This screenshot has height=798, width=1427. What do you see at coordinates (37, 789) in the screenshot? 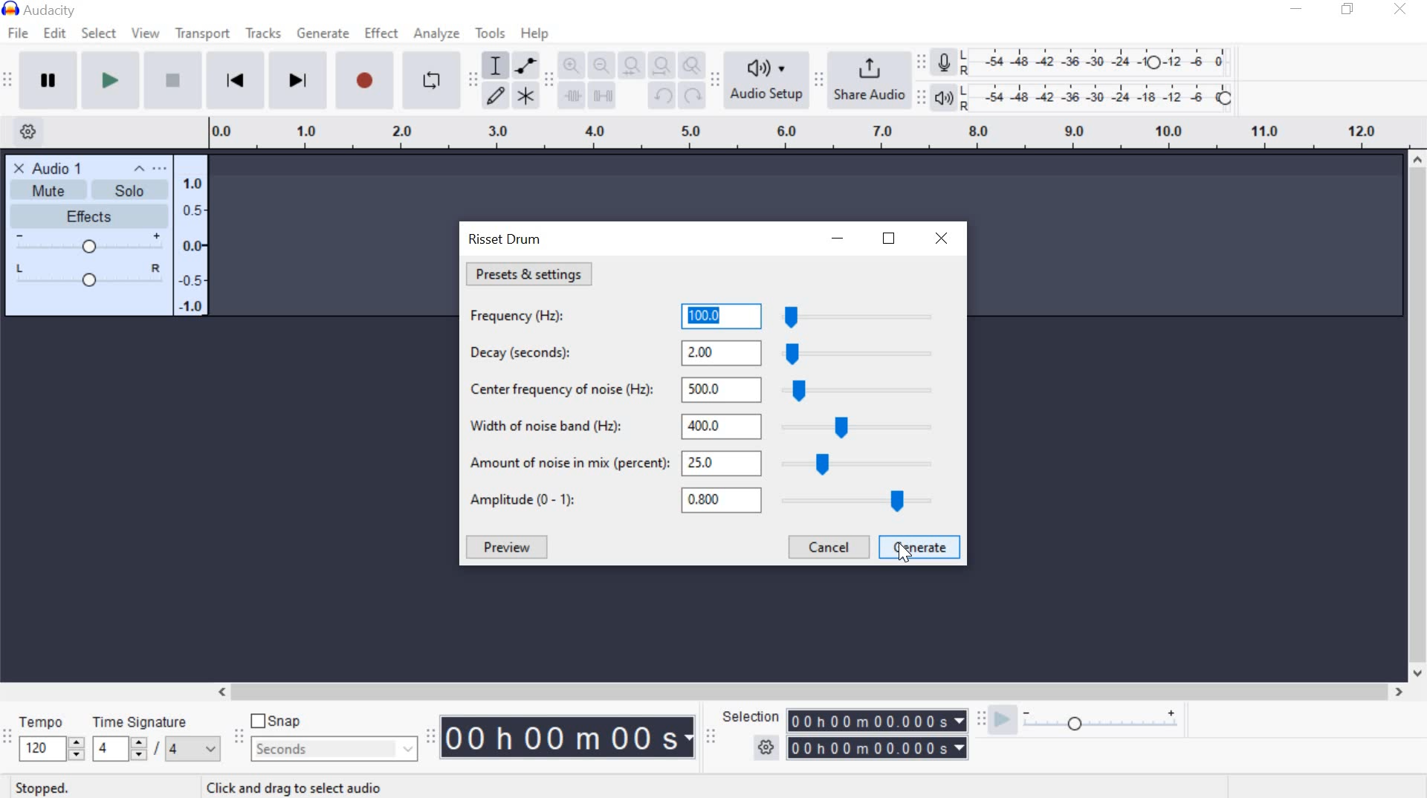
I see `stopped` at bounding box center [37, 789].